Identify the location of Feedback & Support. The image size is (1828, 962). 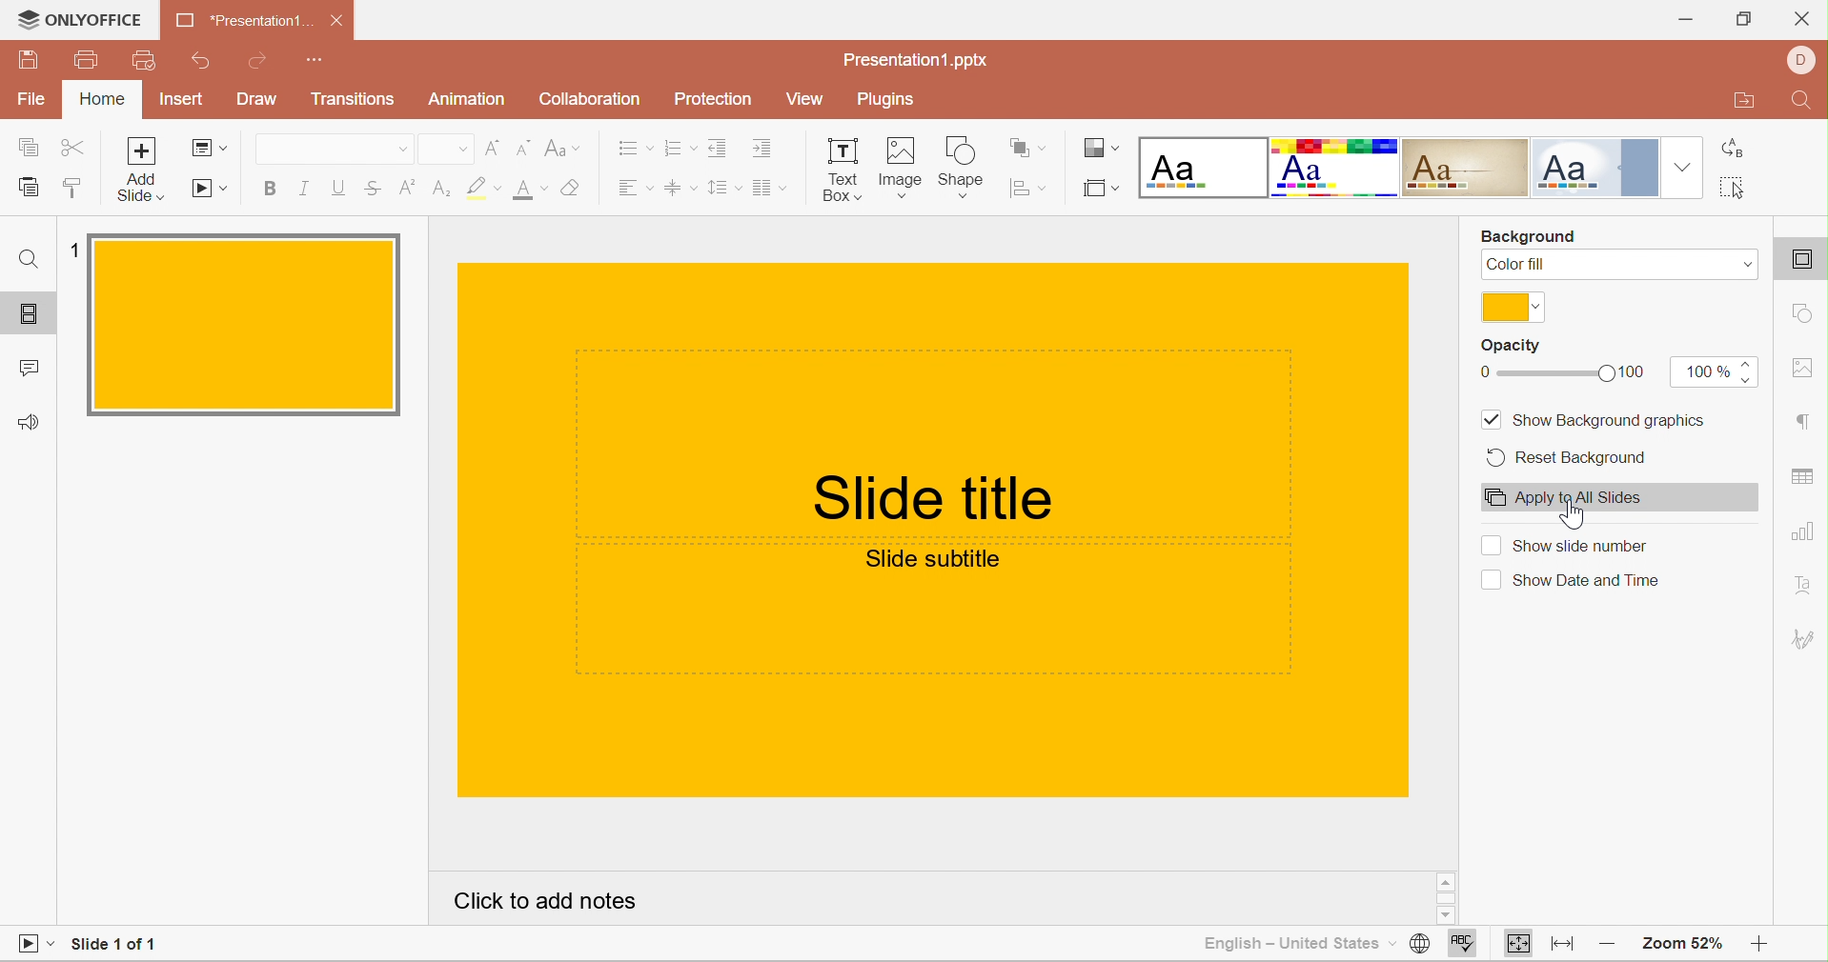
(30, 423).